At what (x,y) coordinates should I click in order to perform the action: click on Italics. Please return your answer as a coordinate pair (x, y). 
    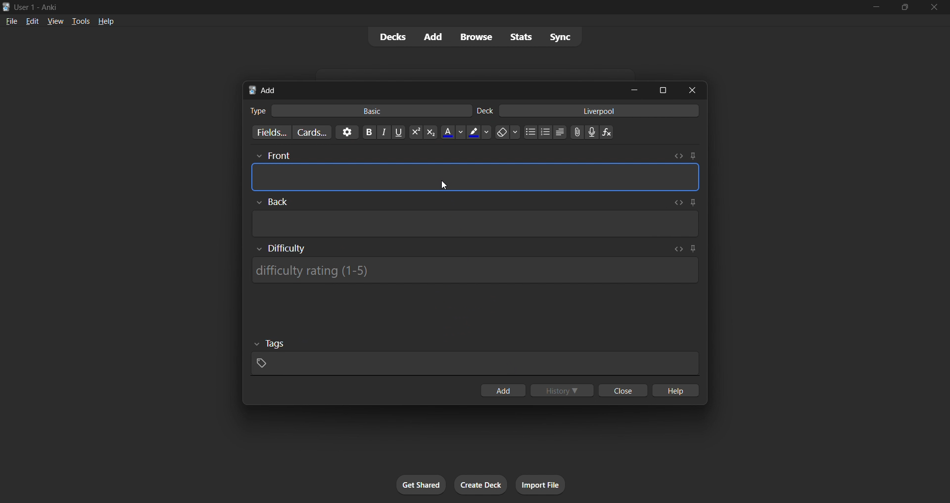
    Looking at the image, I should click on (384, 132).